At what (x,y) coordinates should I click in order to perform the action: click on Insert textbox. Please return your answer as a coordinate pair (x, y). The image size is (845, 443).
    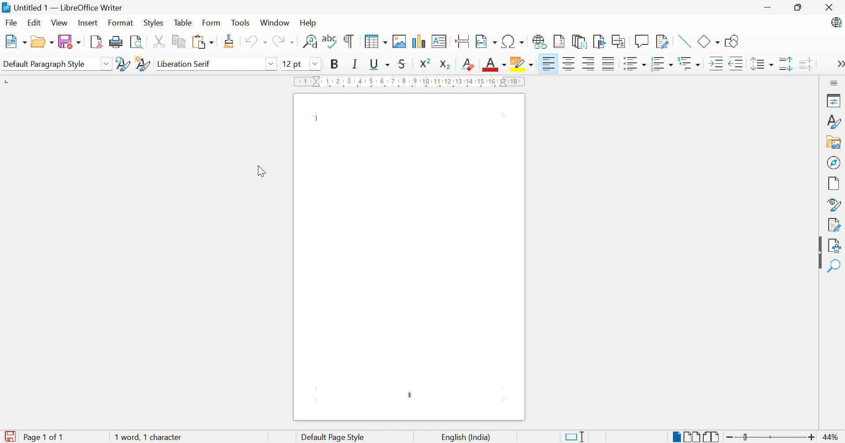
    Looking at the image, I should click on (438, 41).